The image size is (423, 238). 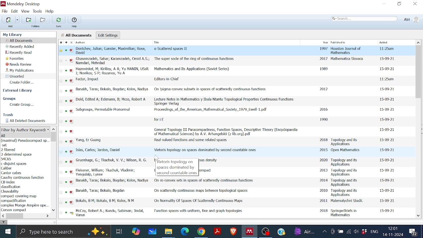 I want to click on read status, so click(x=67, y=192).